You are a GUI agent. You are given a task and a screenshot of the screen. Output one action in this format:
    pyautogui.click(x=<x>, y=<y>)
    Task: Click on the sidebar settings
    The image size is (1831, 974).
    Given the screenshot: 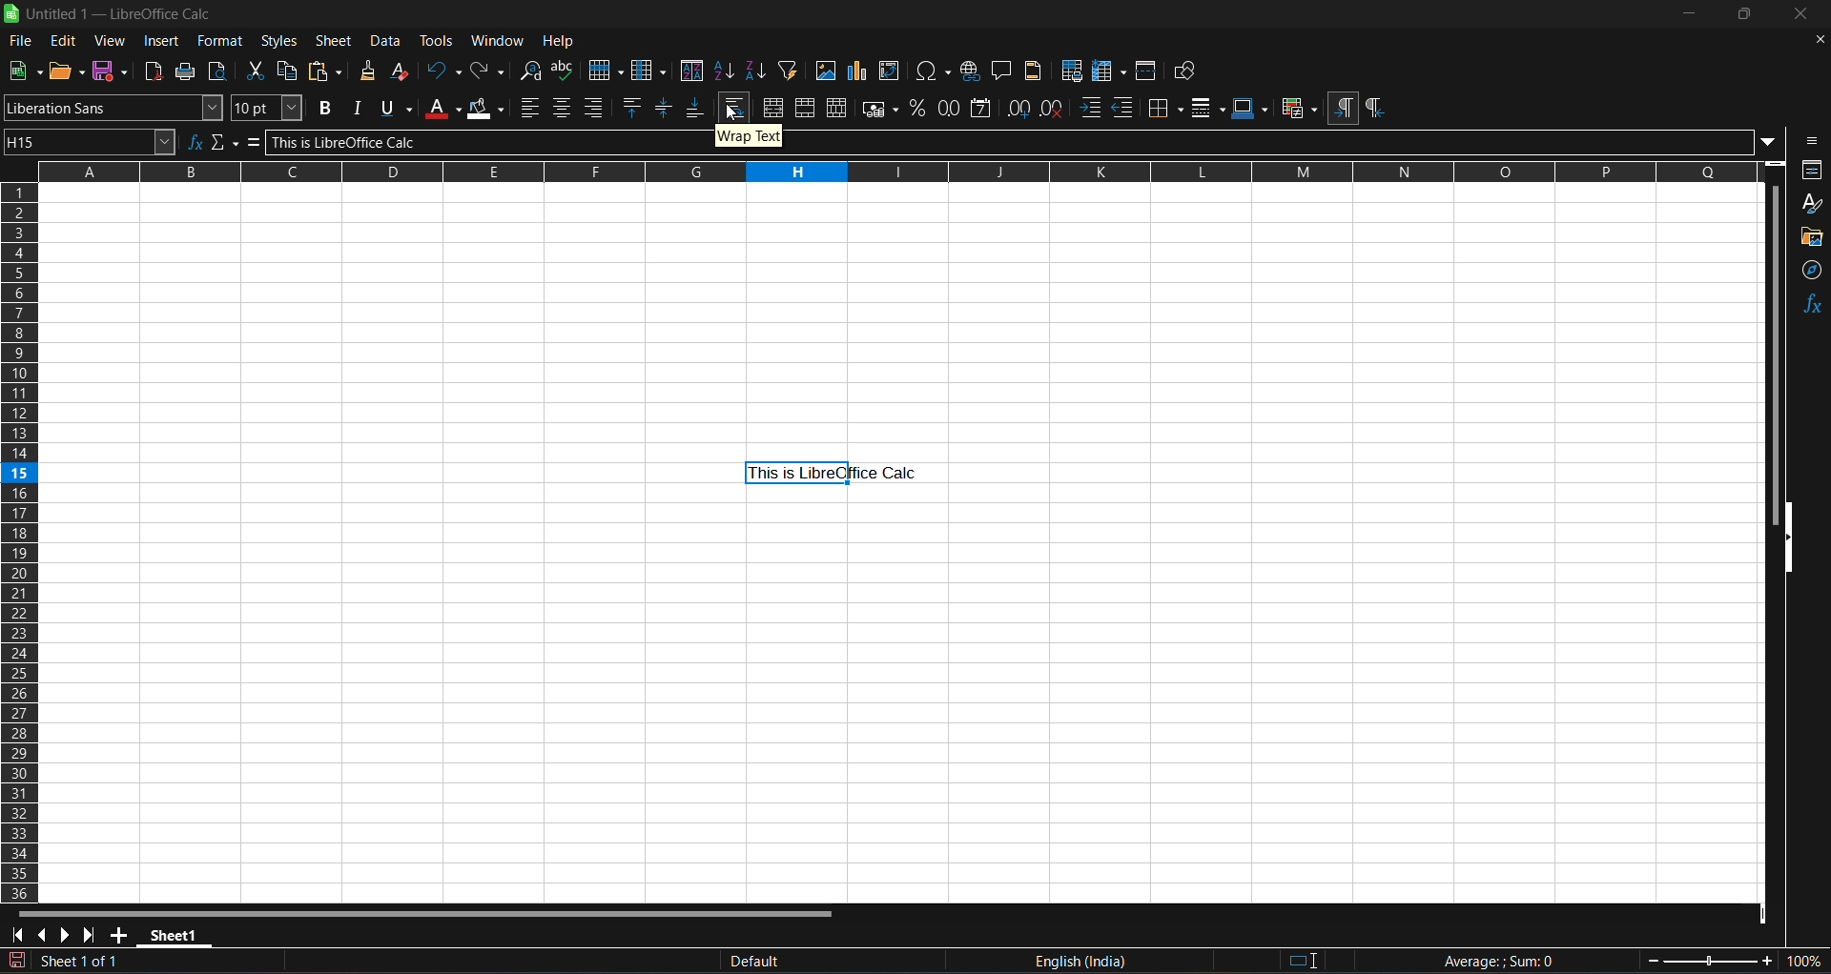 What is the action you would take?
    pyautogui.click(x=1810, y=142)
    